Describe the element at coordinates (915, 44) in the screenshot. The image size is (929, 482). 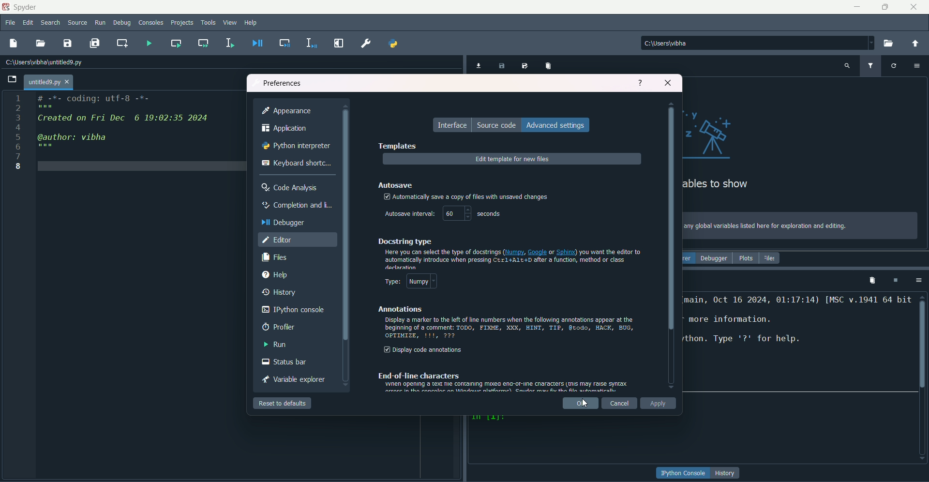
I see `change directory` at that location.